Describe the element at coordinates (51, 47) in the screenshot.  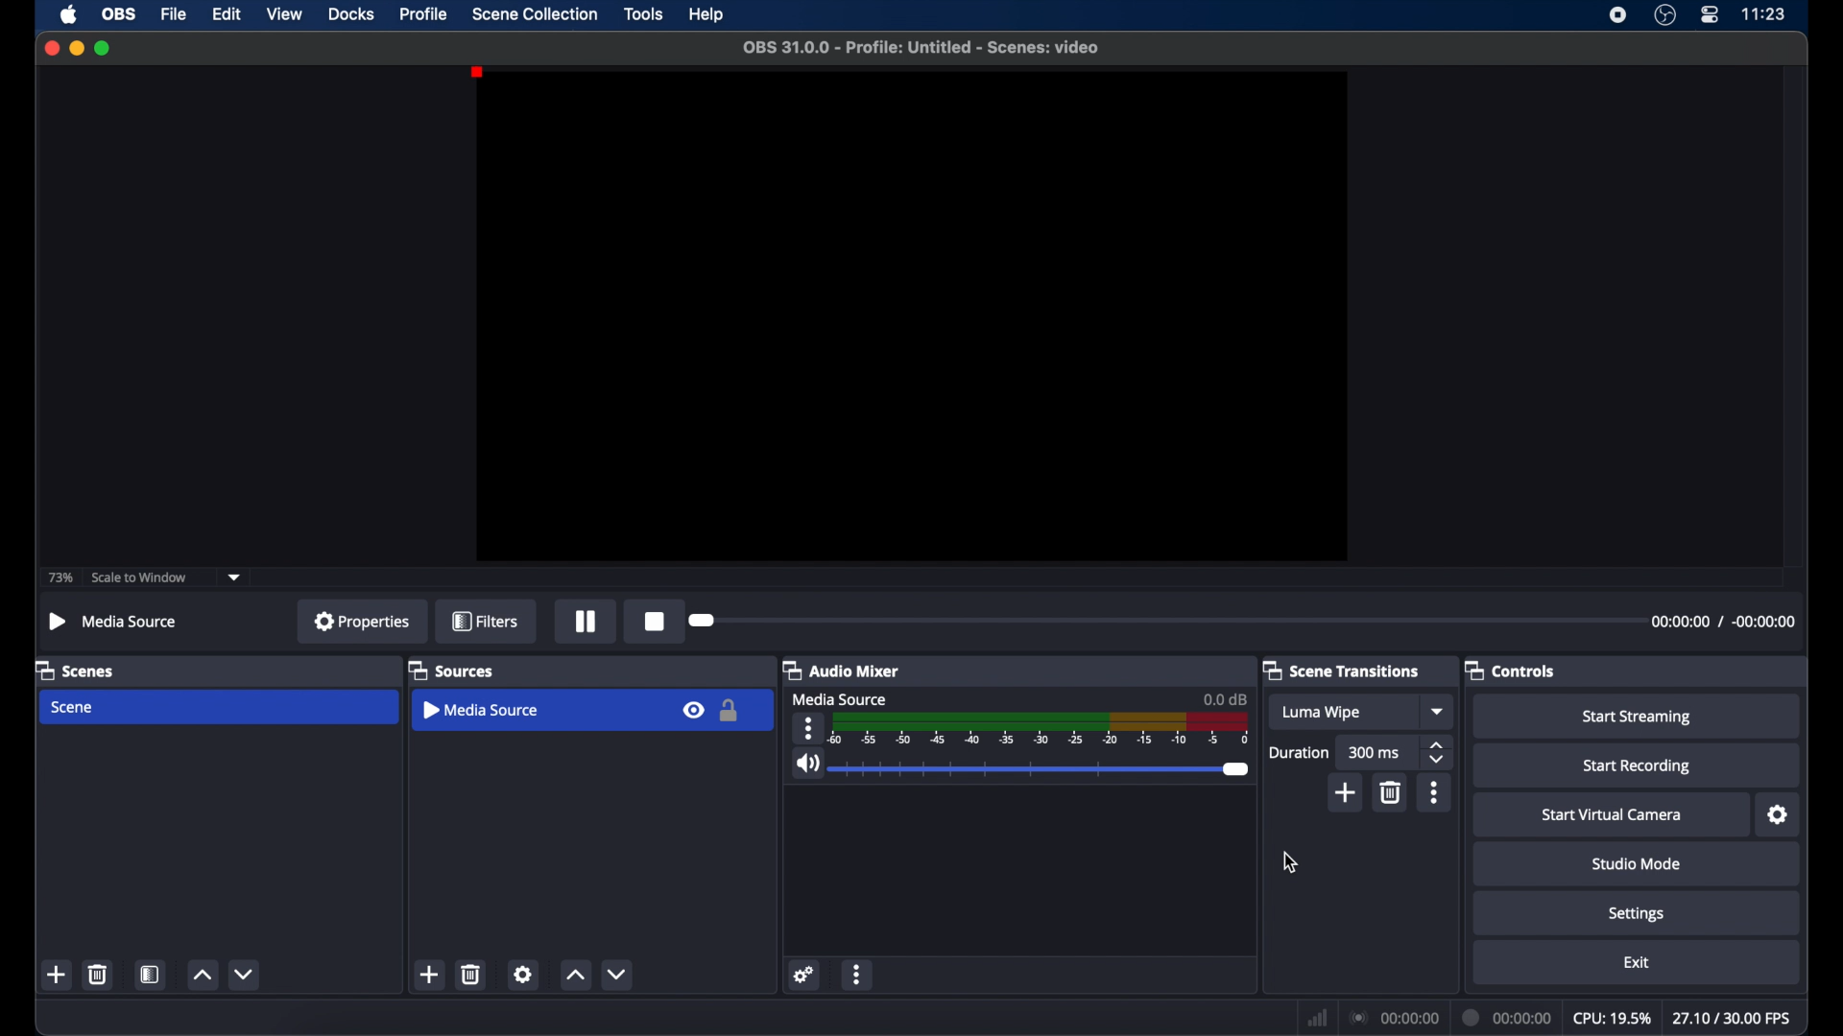
I see `close` at that location.